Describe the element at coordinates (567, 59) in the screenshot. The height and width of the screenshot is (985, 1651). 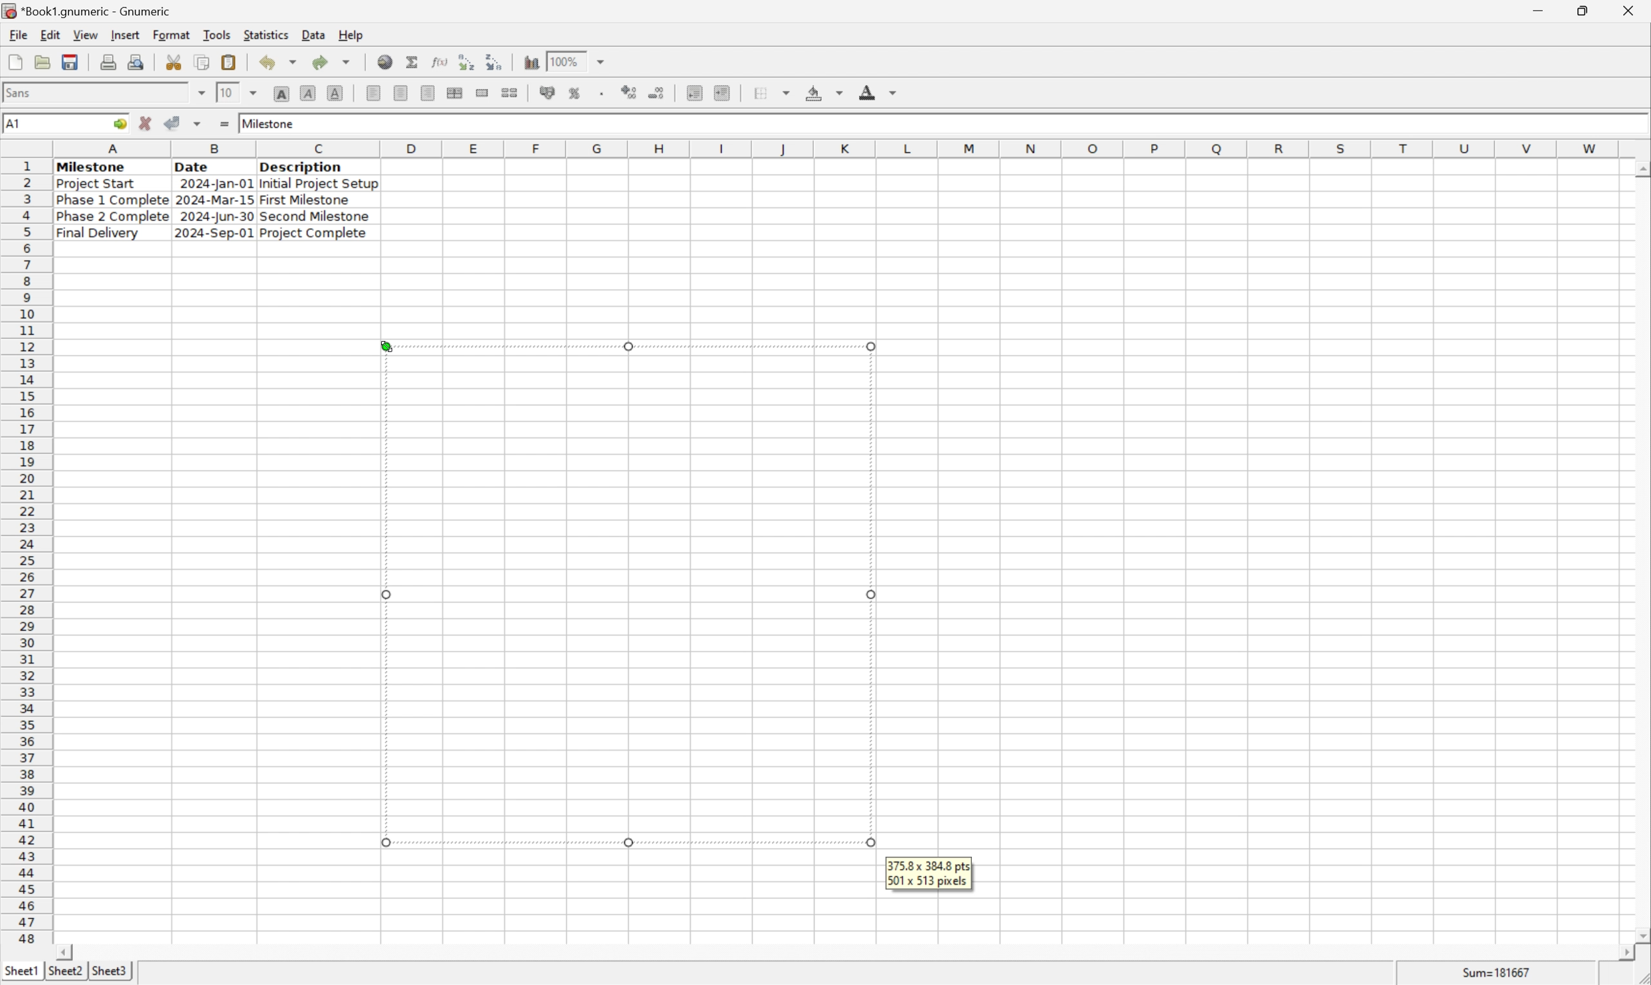
I see `100%` at that location.